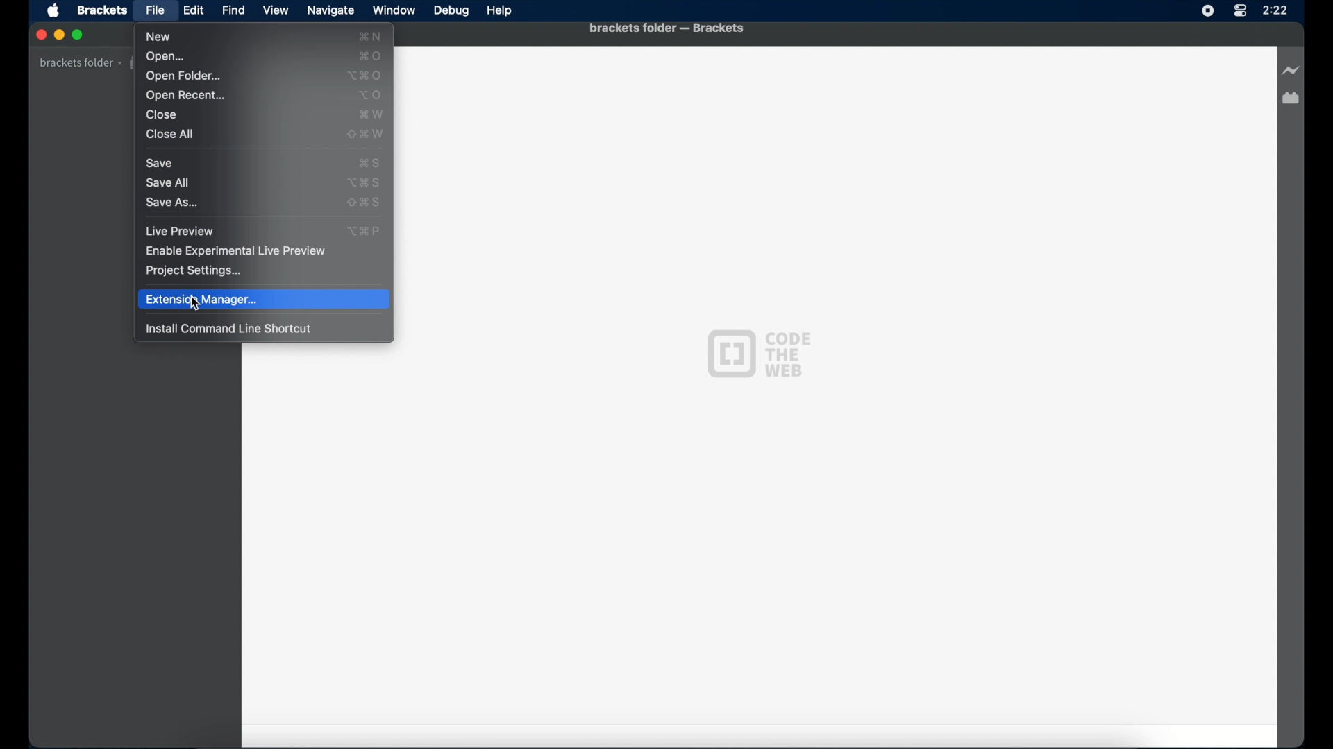 Image resolution: width=1333 pixels, height=749 pixels. What do you see at coordinates (263, 300) in the screenshot?
I see `extension manager` at bounding box center [263, 300].